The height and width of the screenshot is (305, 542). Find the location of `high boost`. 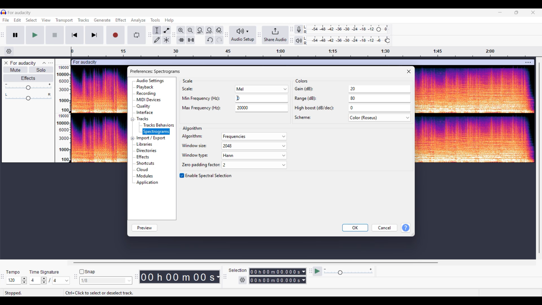

high boost is located at coordinates (352, 108).